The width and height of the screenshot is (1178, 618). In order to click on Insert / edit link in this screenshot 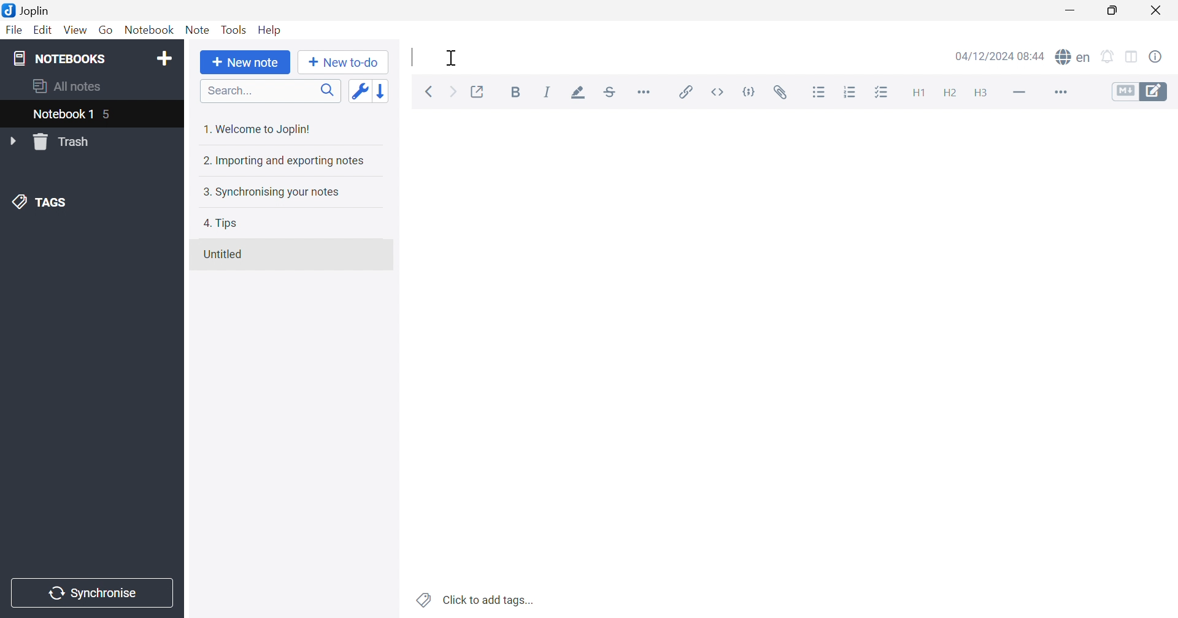, I will do `click(684, 90)`.